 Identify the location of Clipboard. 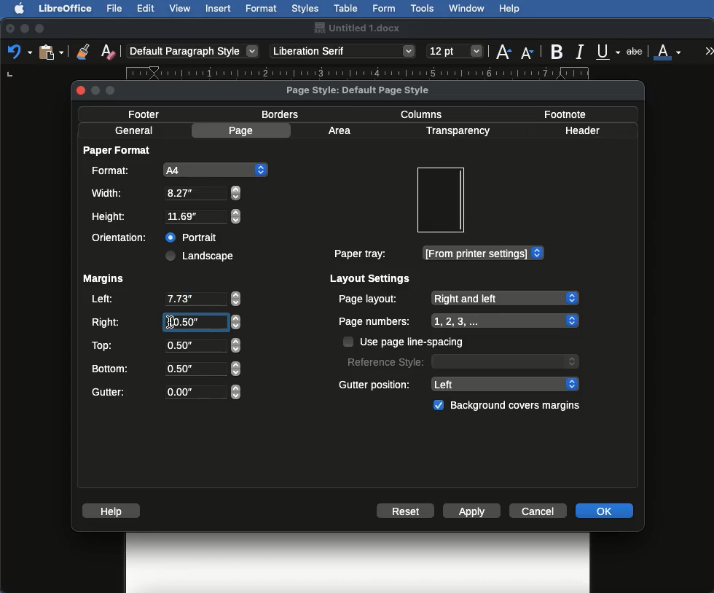
(51, 51).